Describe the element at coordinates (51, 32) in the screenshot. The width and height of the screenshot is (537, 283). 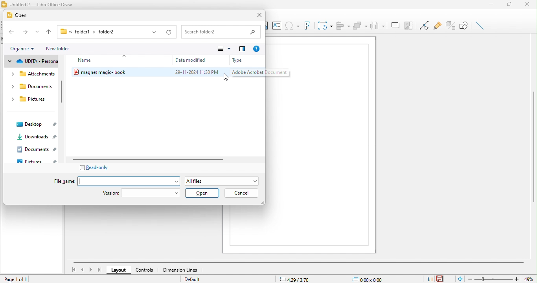
I see `up to` at that location.